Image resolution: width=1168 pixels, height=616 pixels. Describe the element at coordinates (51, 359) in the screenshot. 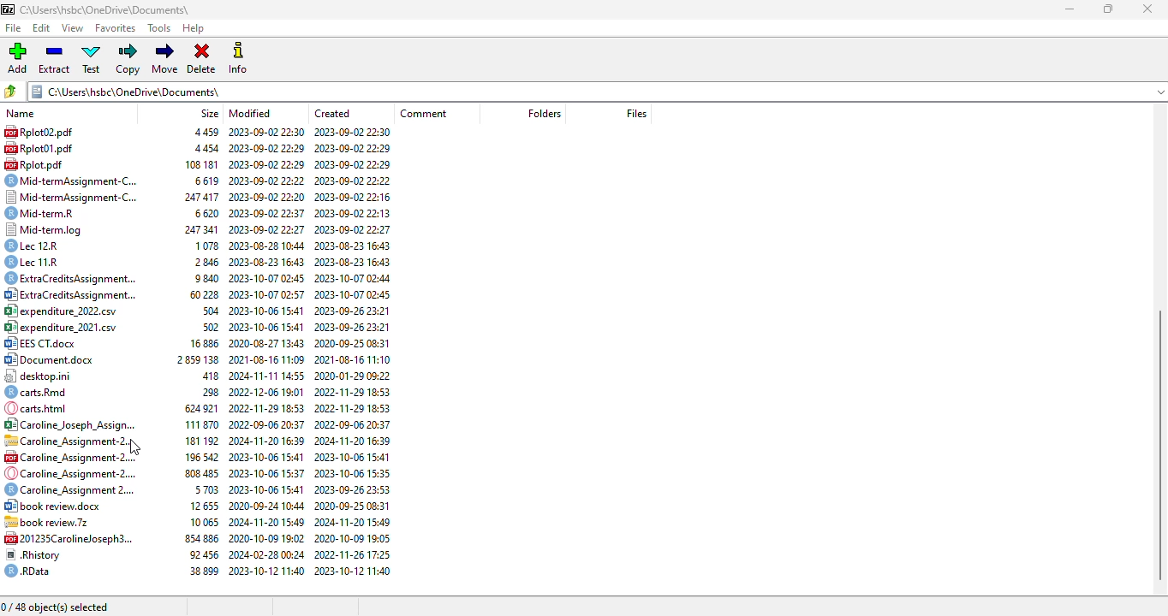

I see `document.docx` at that location.